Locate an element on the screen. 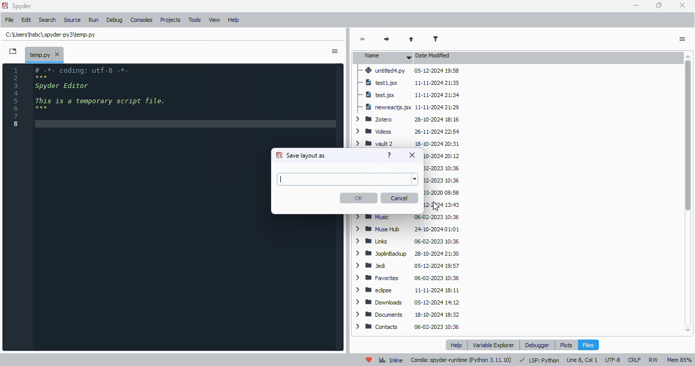 Image resolution: width=695 pixels, height=366 pixels. variable explorer is located at coordinates (494, 345).